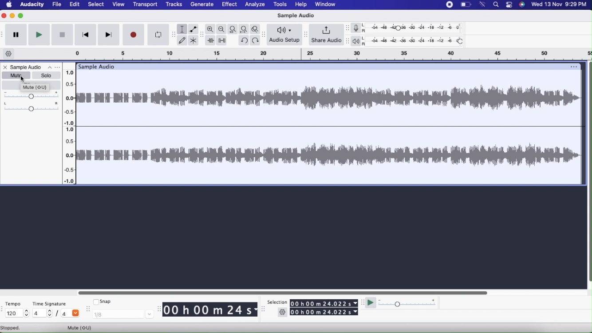  I want to click on Adjust, so click(173, 33).